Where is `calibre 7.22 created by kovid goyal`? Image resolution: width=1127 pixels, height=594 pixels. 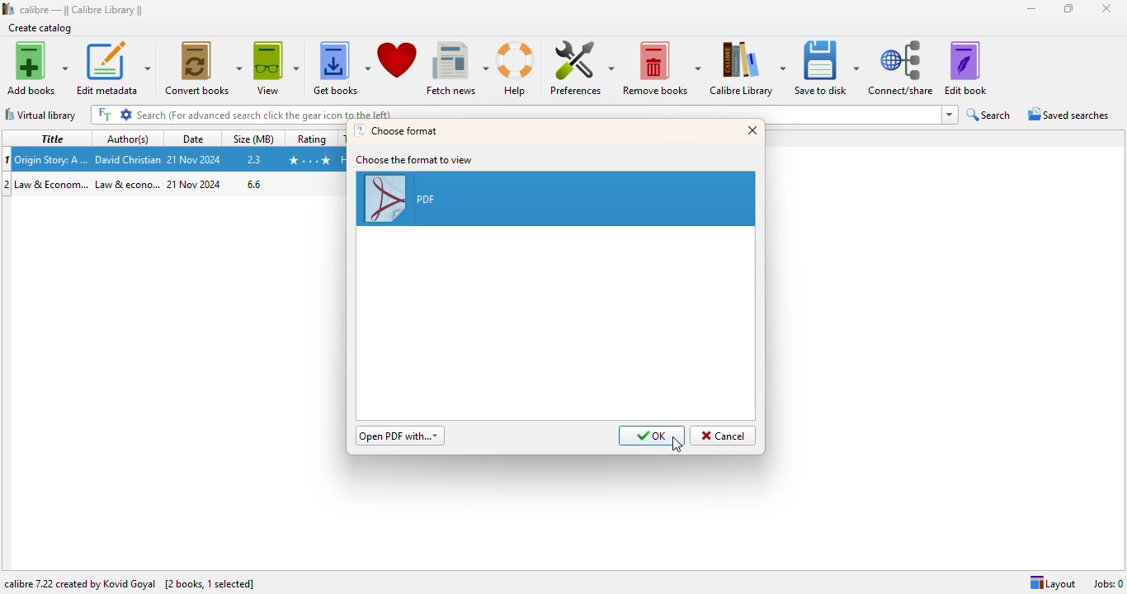
calibre 7.22 created by kovid goyal is located at coordinates (81, 584).